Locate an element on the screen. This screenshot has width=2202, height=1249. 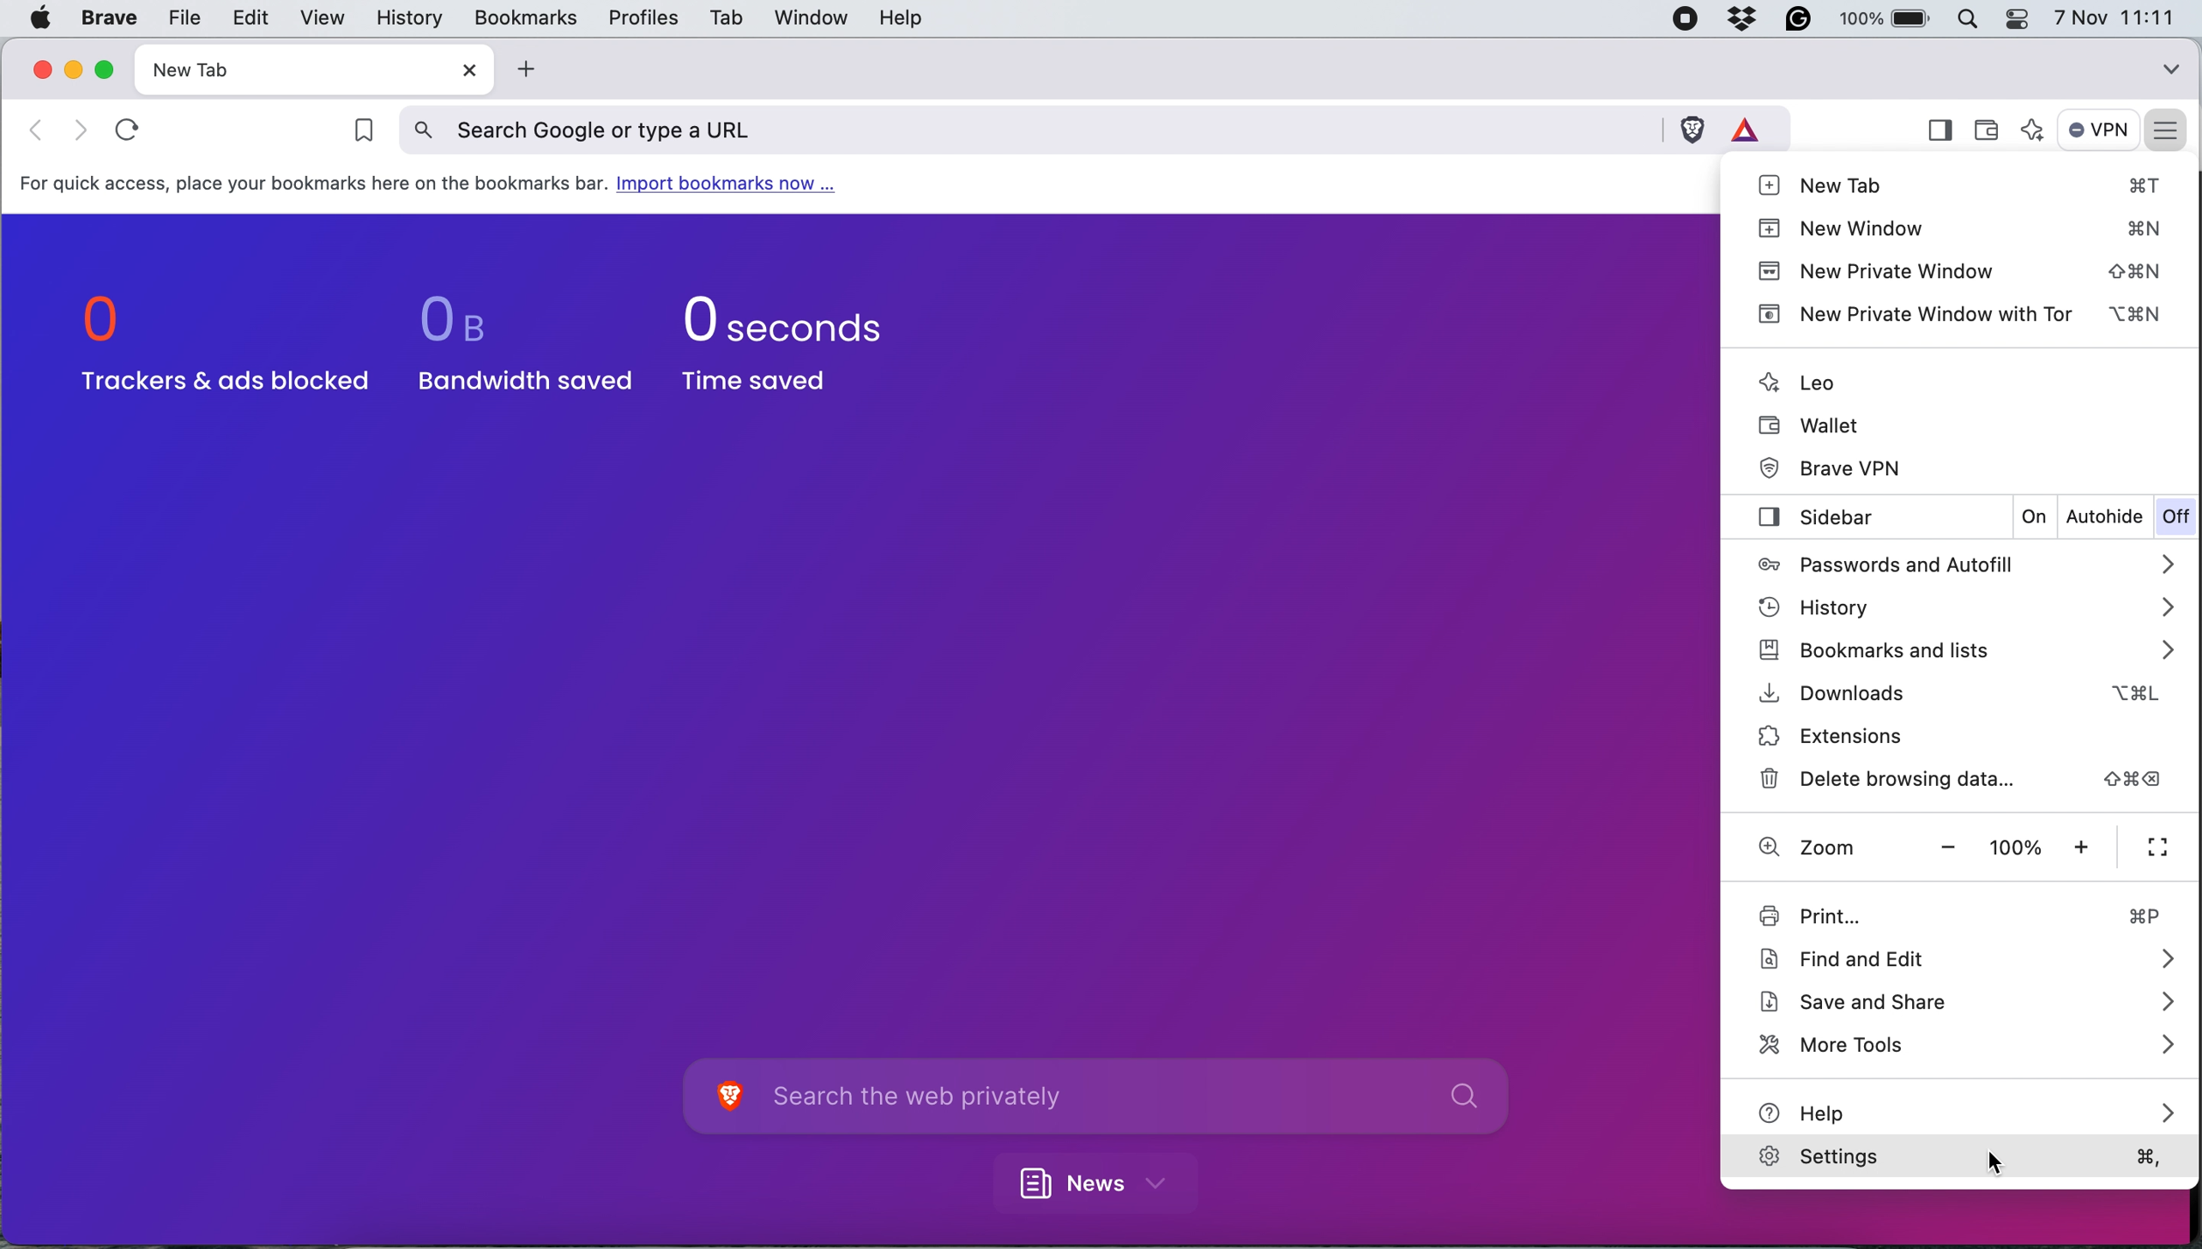
passwords and autofill is located at coordinates (1954, 563).